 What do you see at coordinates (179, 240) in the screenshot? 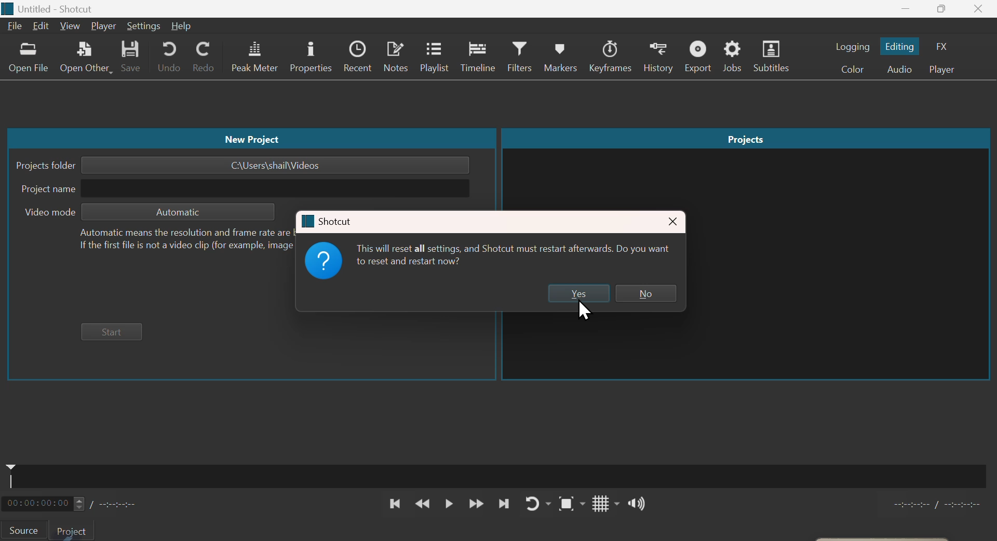
I see `Automatic means the resolution and frame rate are based on the first file you add to your project.If the first file is not a video clip (for example, image or audio), then it will be 1920x1080p 25 fps.` at bounding box center [179, 240].